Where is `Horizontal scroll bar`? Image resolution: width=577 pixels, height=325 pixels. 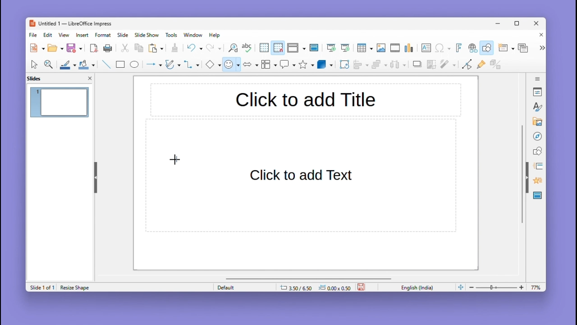
Horizontal scroll bar is located at coordinates (309, 278).